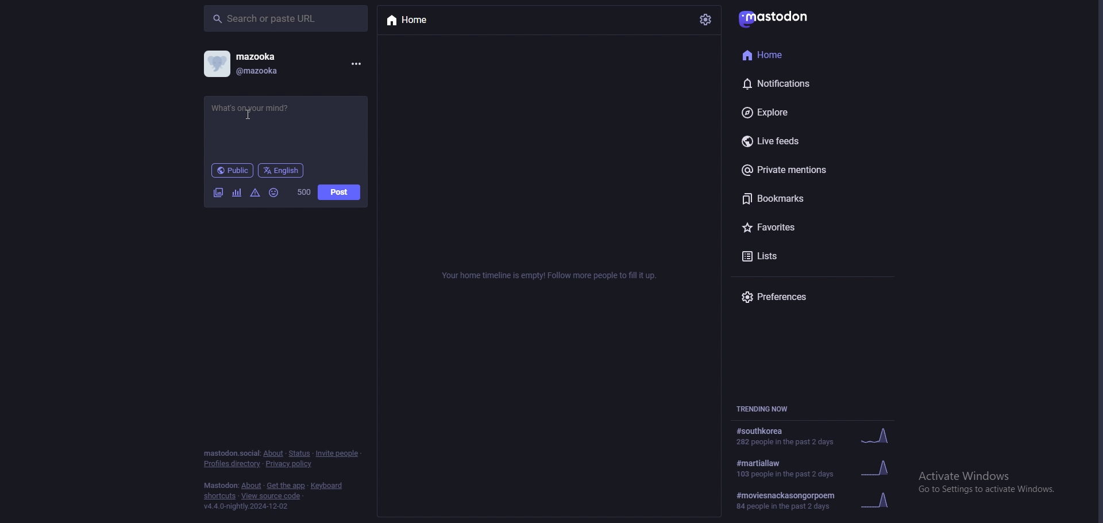  I want to click on home, so click(789, 55).